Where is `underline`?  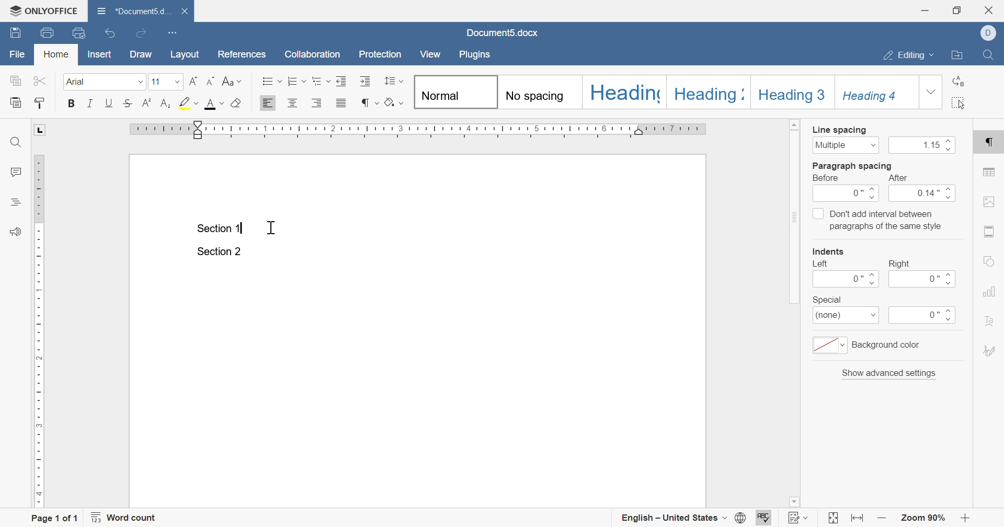
underline is located at coordinates (108, 102).